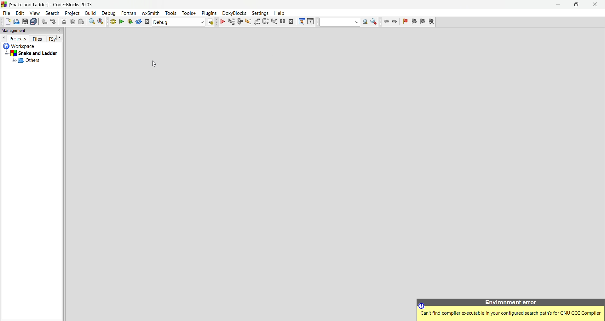 The height and width of the screenshot is (321, 605). I want to click on replace, so click(101, 22).